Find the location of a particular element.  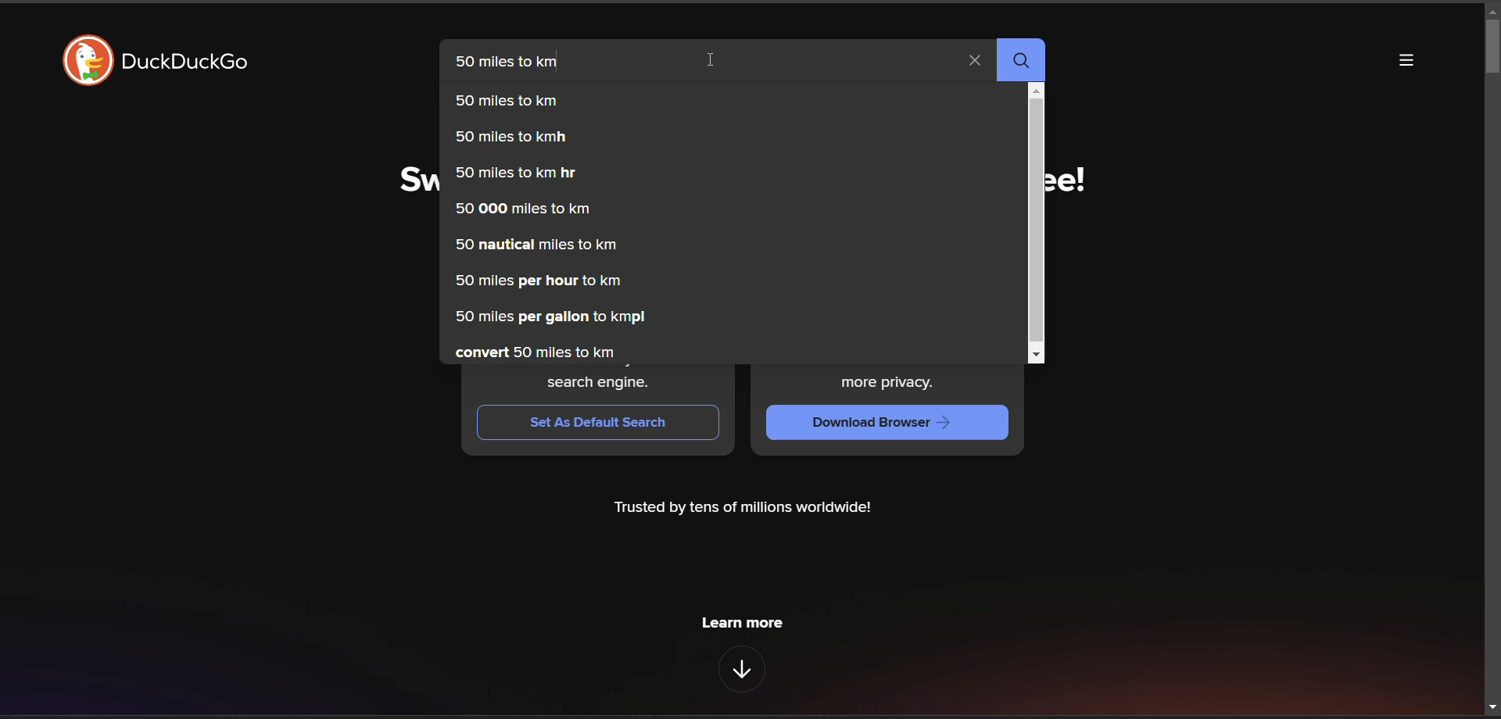

features is located at coordinates (741, 669).